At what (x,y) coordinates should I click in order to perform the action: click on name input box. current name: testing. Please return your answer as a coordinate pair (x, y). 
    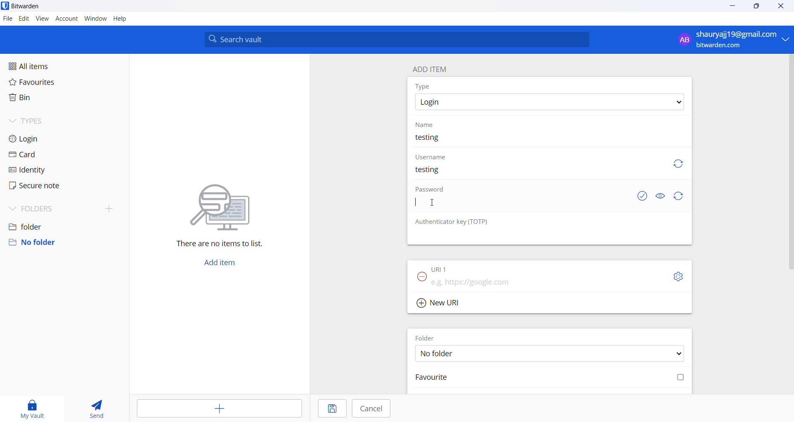
    Looking at the image, I should click on (550, 141).